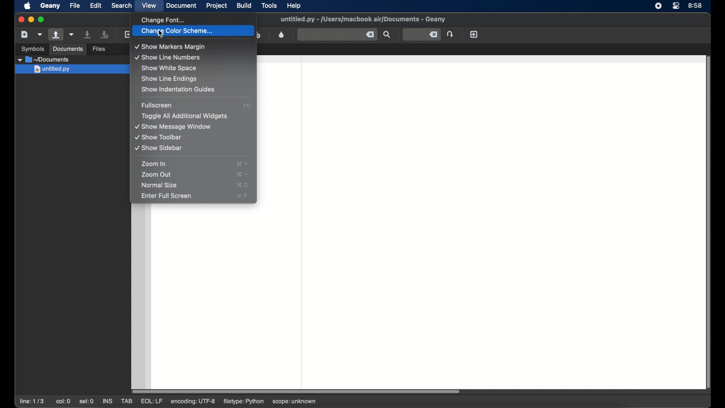 This screenshot has width=725, height=408. I want to click on save all open files, so click(106, 35).